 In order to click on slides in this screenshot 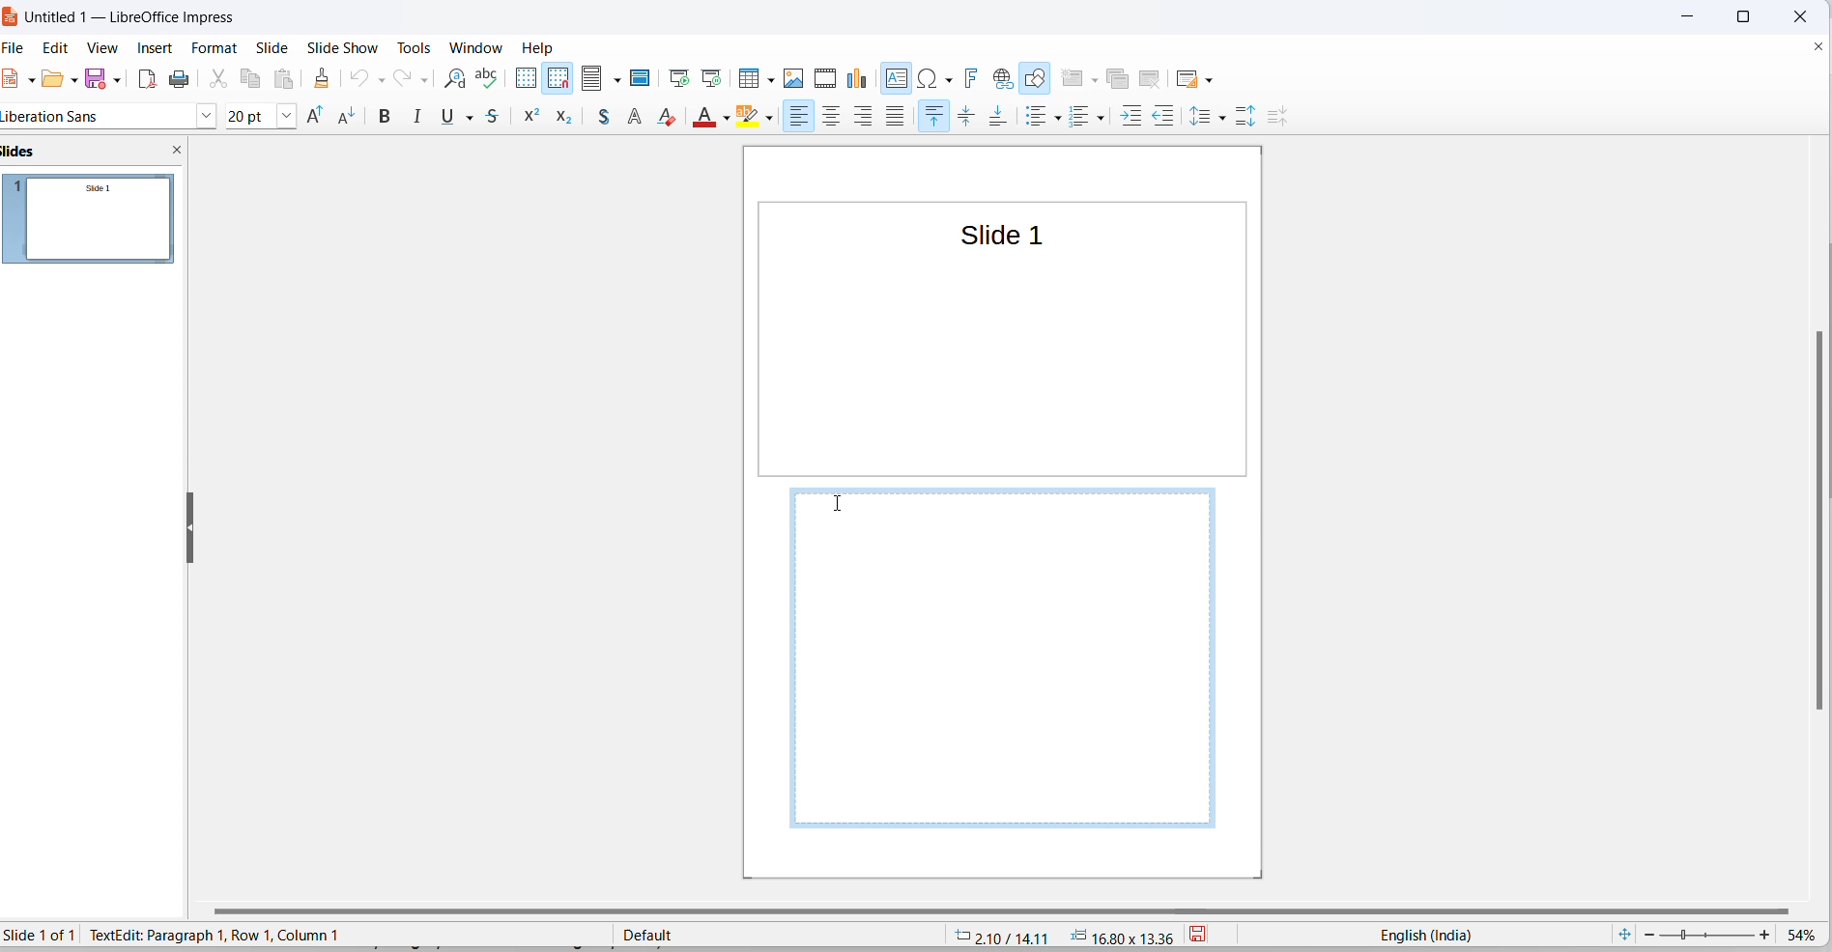, I will do `click(96, 224)`.